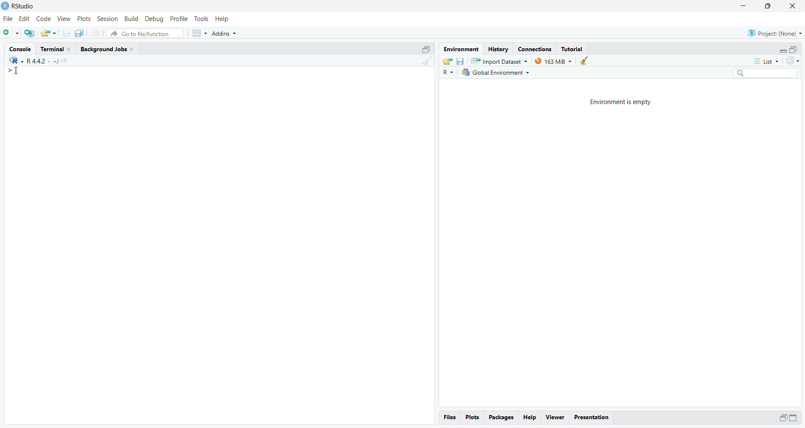  What do you see at coordinates (96, 33) in the screenshot?
I see `print` at bounding box center [96, 33].